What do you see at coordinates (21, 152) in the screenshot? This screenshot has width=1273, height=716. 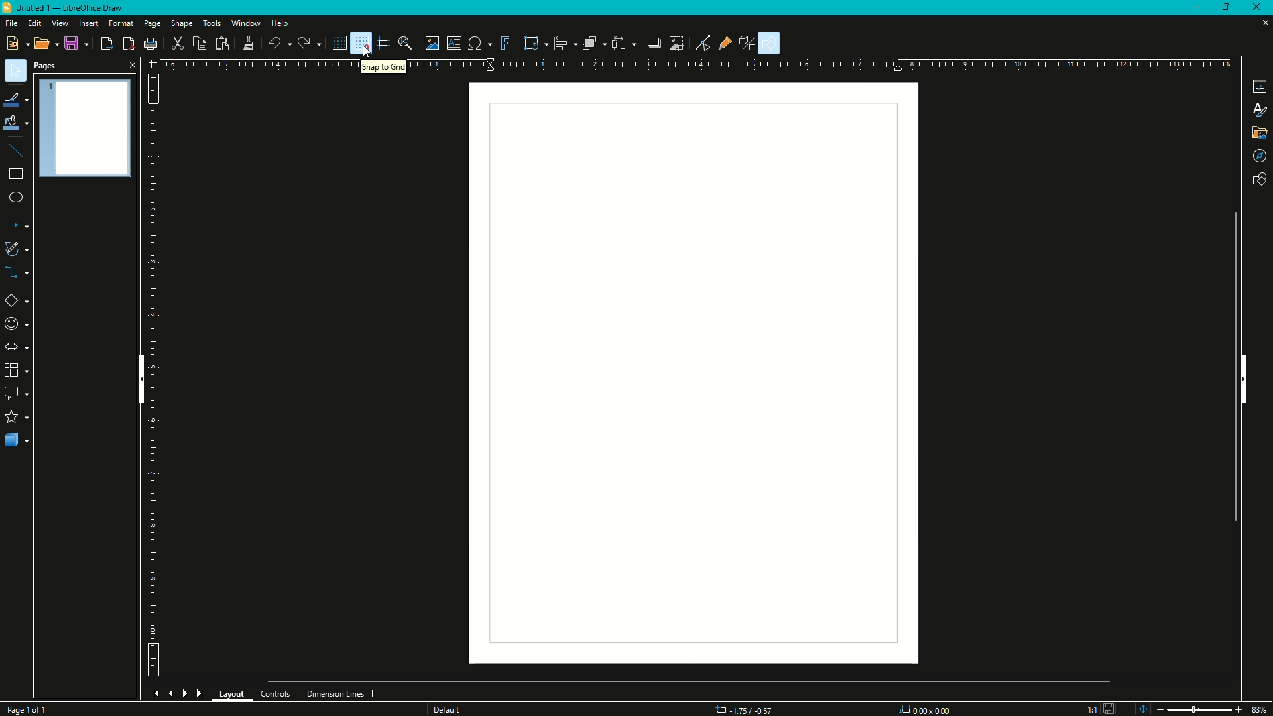 I see `Insert Line` at bounding box center [21, 152].